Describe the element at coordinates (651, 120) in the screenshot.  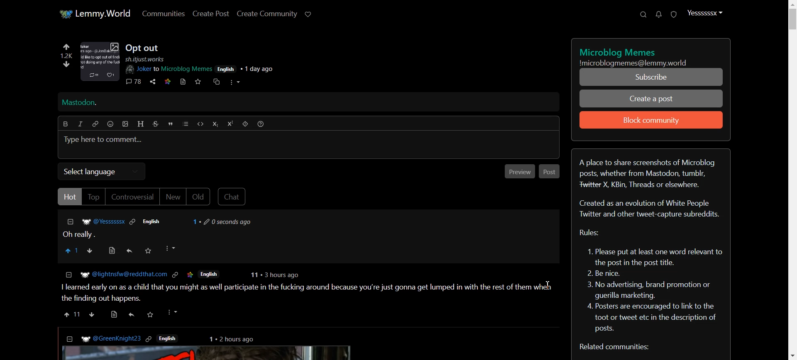
I see `Block community` at that location.